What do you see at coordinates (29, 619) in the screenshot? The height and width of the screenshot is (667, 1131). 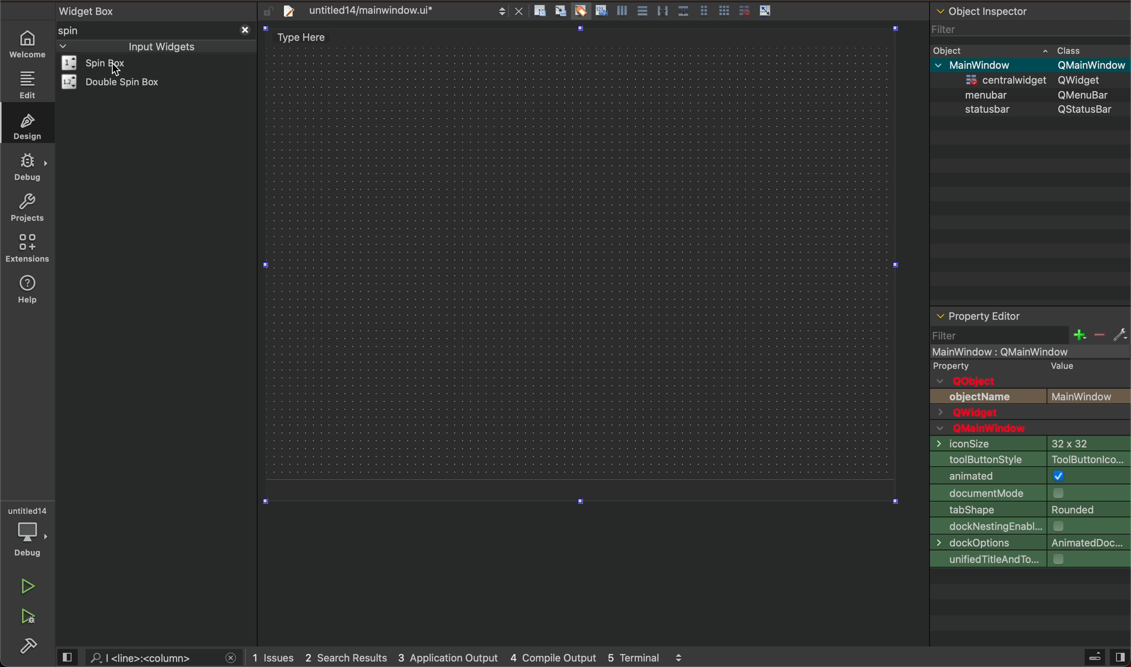 I see `run and debug` at bounding box center [29, 619].